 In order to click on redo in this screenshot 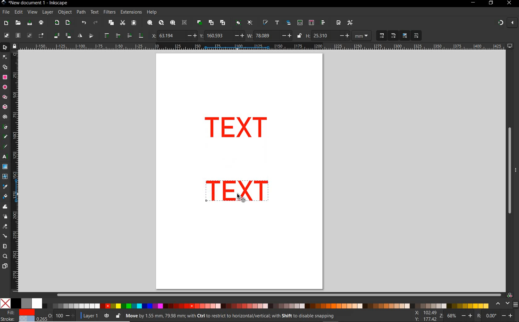, I will do `click(95, 23)`.